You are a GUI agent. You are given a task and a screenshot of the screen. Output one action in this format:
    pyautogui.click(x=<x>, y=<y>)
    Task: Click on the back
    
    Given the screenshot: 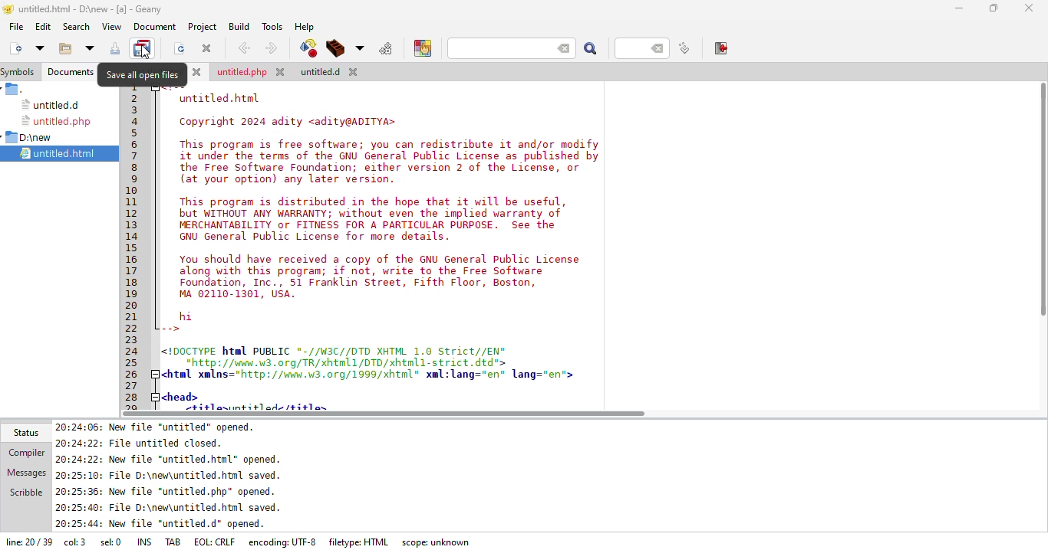 What is the action you would take?
    pyautogui.click(x=563, y=48)
    